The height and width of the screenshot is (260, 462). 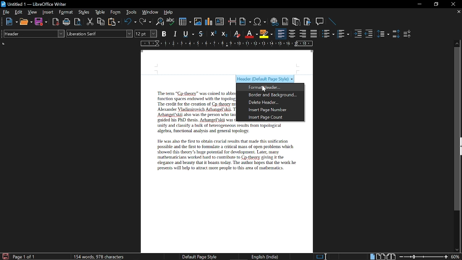 What do you see at coordinates (224, 34) in the screenshot?
I see `Subscript` at bounding box center [224, 34].